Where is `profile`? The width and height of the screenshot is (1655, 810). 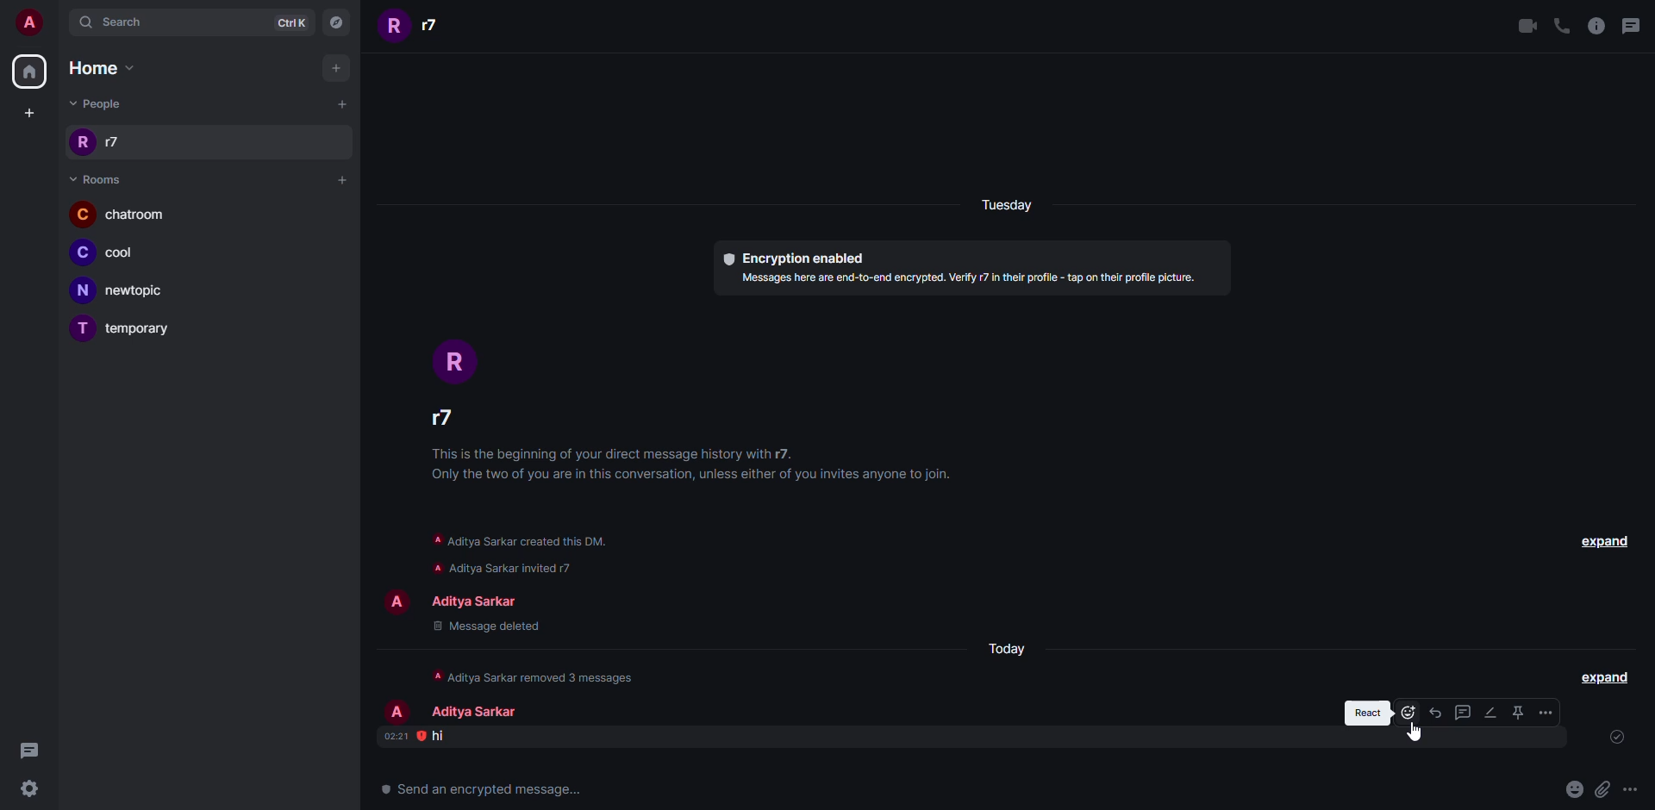 profile is located at coordinates (397, 712).